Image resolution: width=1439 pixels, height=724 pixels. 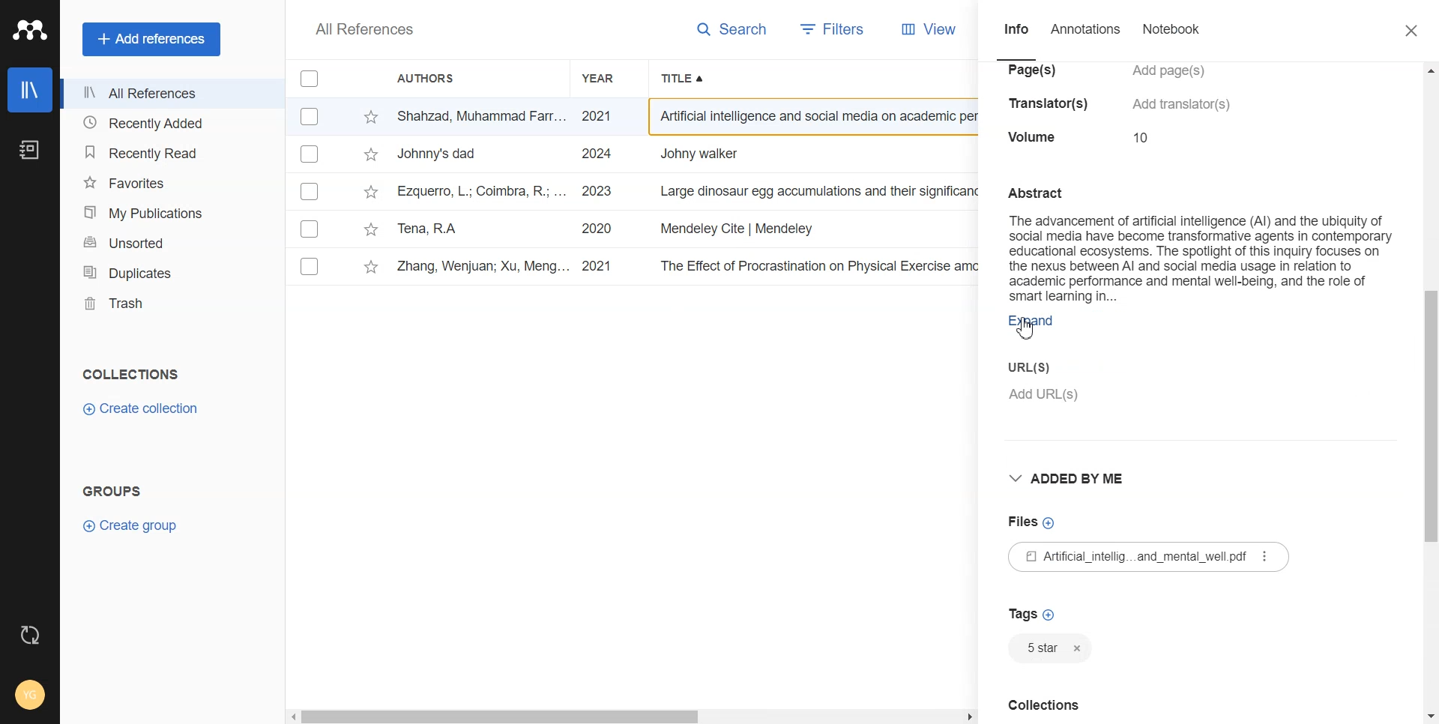 What do you see at coordinates (1079, 648) in the screenshot?
I see `Close` at bounding box center [1079, 648].